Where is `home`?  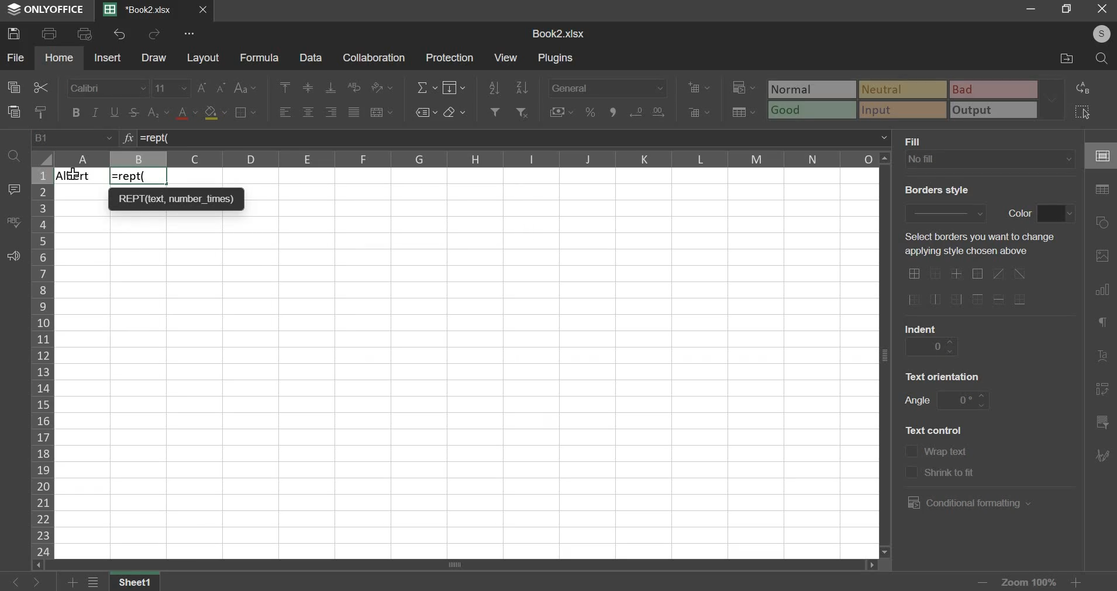 home is located at coordinates (60, 58).